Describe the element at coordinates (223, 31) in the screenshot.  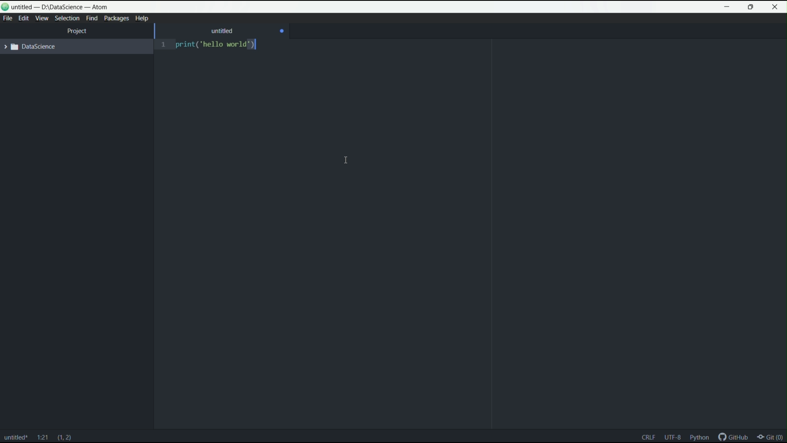
I see `untitled` at that location.